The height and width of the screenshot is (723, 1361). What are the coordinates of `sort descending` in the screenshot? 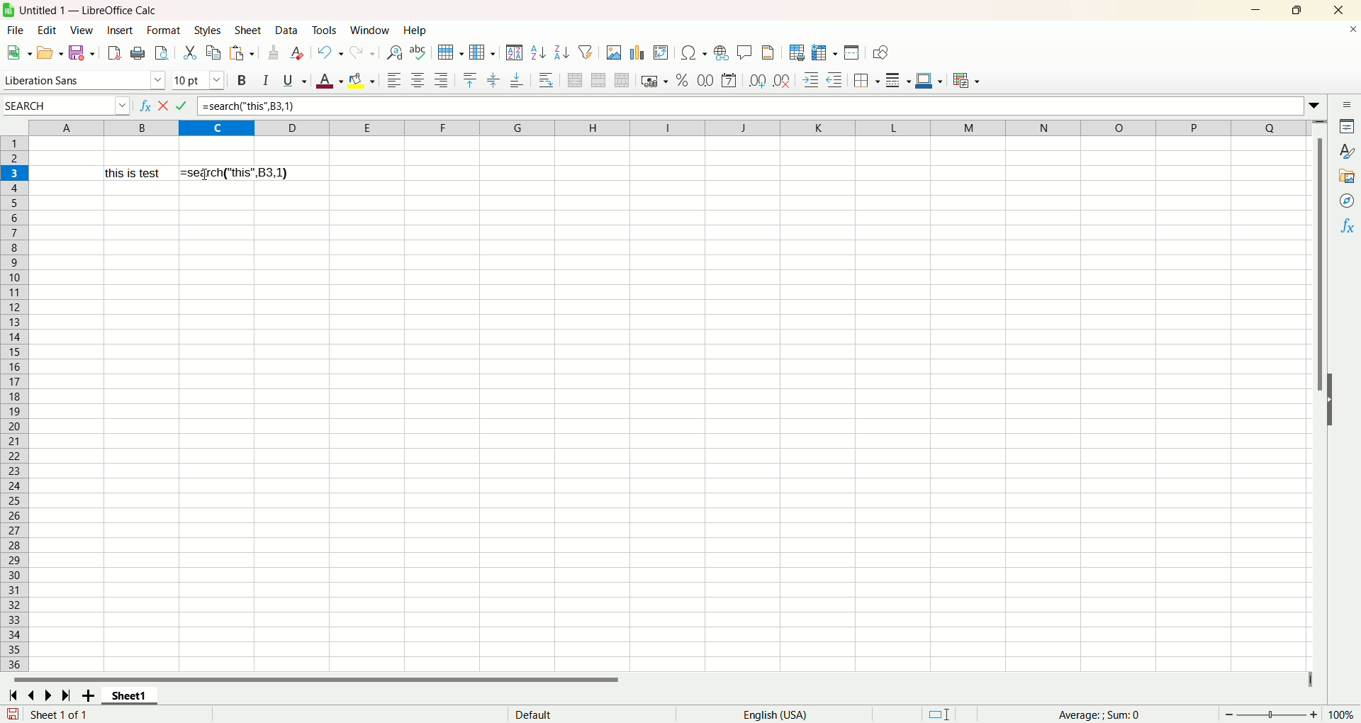 It's located at (560, 51).